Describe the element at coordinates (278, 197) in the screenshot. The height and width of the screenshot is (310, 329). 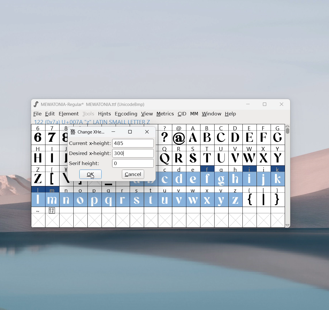
I see `}` at that location.